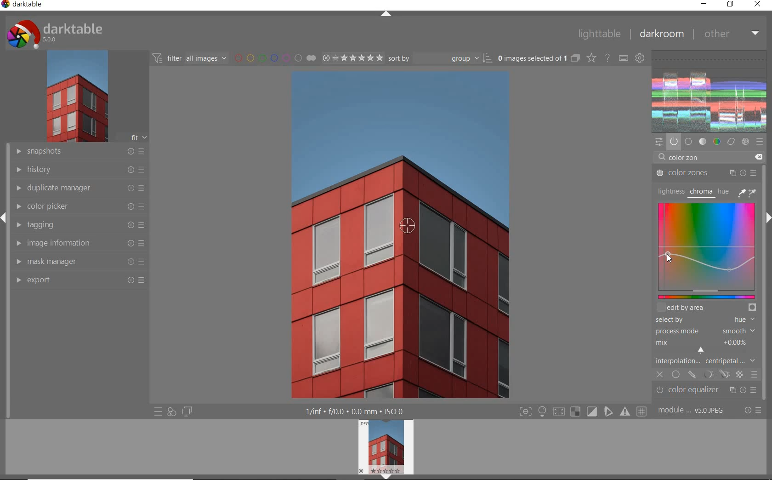 The image size is (772, 480). Describe the element at coordinates (392, 107) in the screenshot. I see `selected image` at that location.